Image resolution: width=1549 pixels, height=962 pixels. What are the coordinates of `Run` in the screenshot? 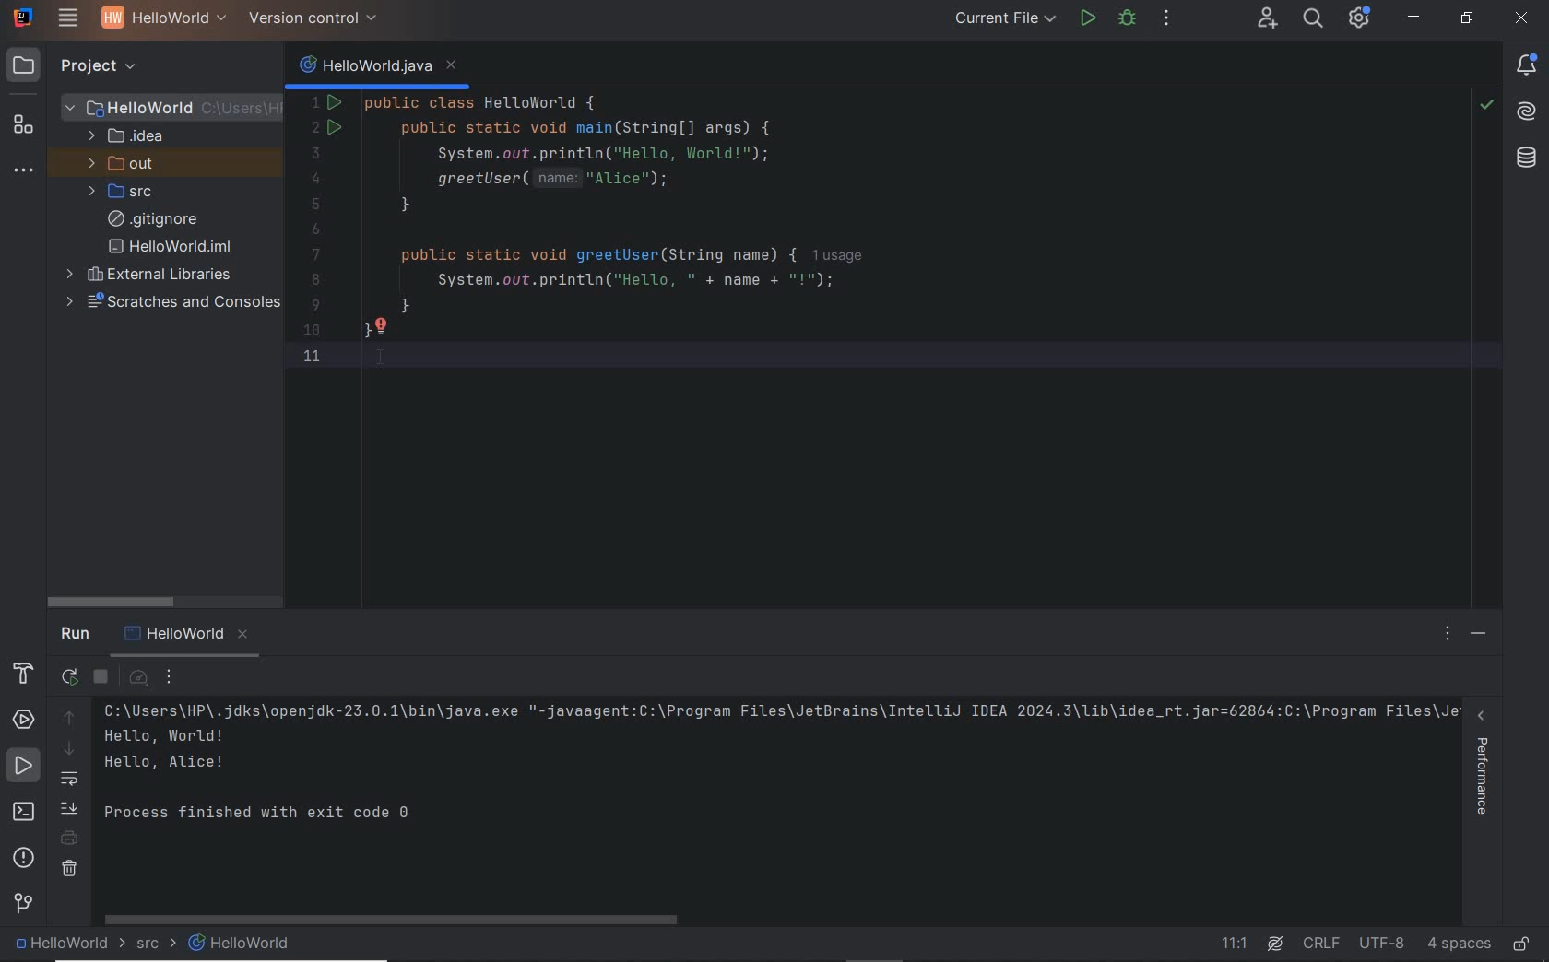 It's located at (77, 633).